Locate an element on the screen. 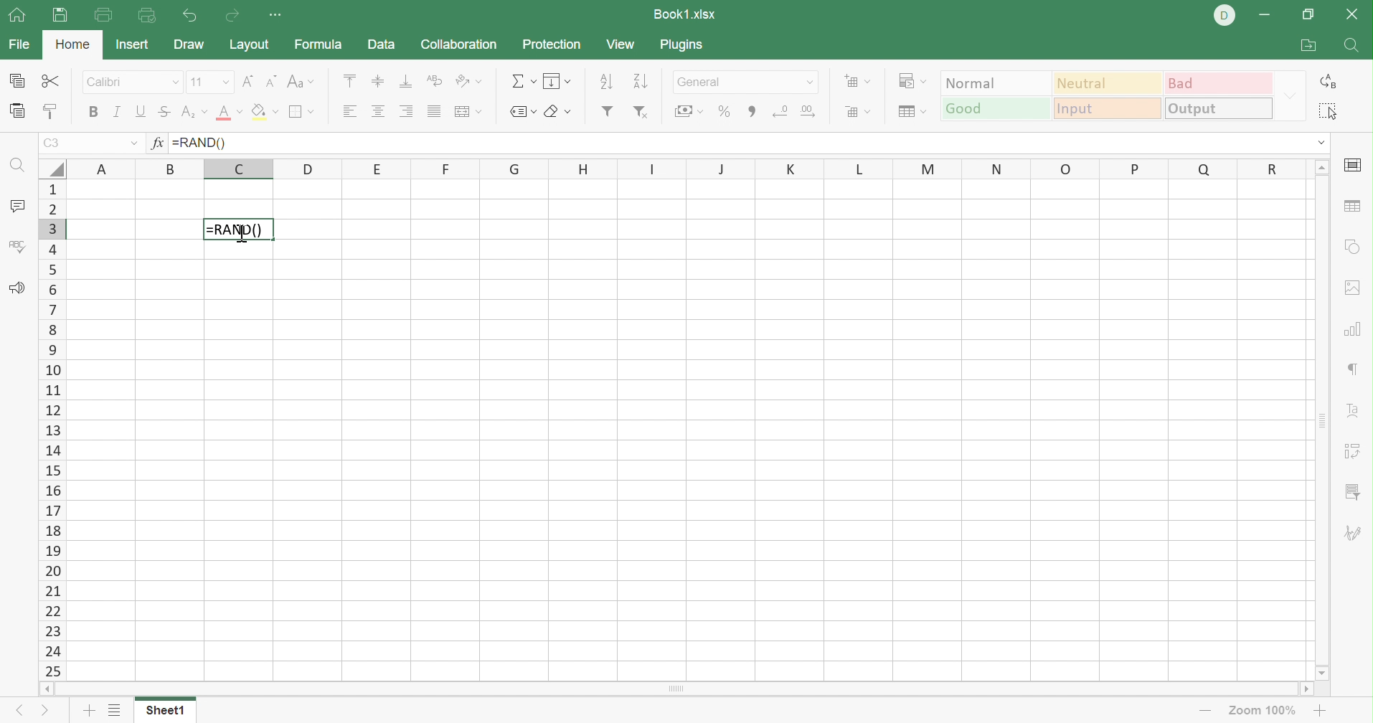 This screenshot has width=1373, height=723. Drop is located at coordinates (1290, 95).